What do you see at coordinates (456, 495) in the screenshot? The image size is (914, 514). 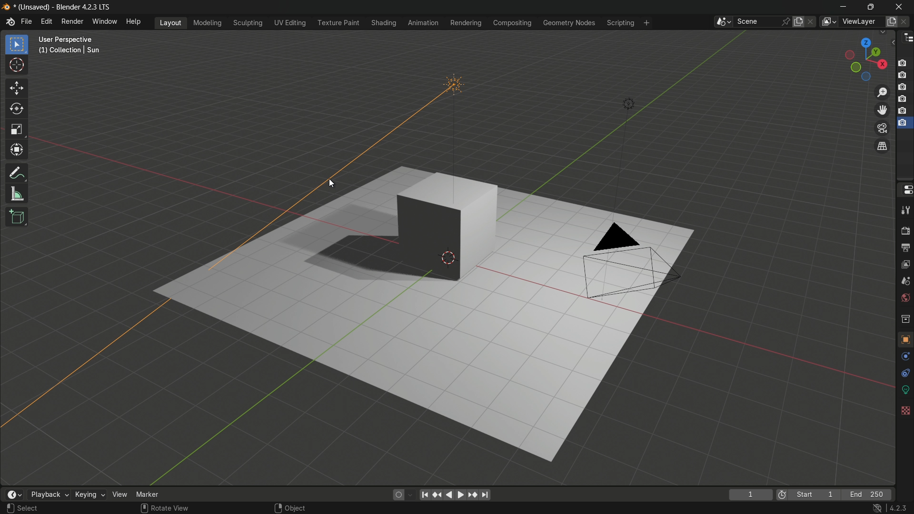 I see `play animation` at bounding box center [456, 495].